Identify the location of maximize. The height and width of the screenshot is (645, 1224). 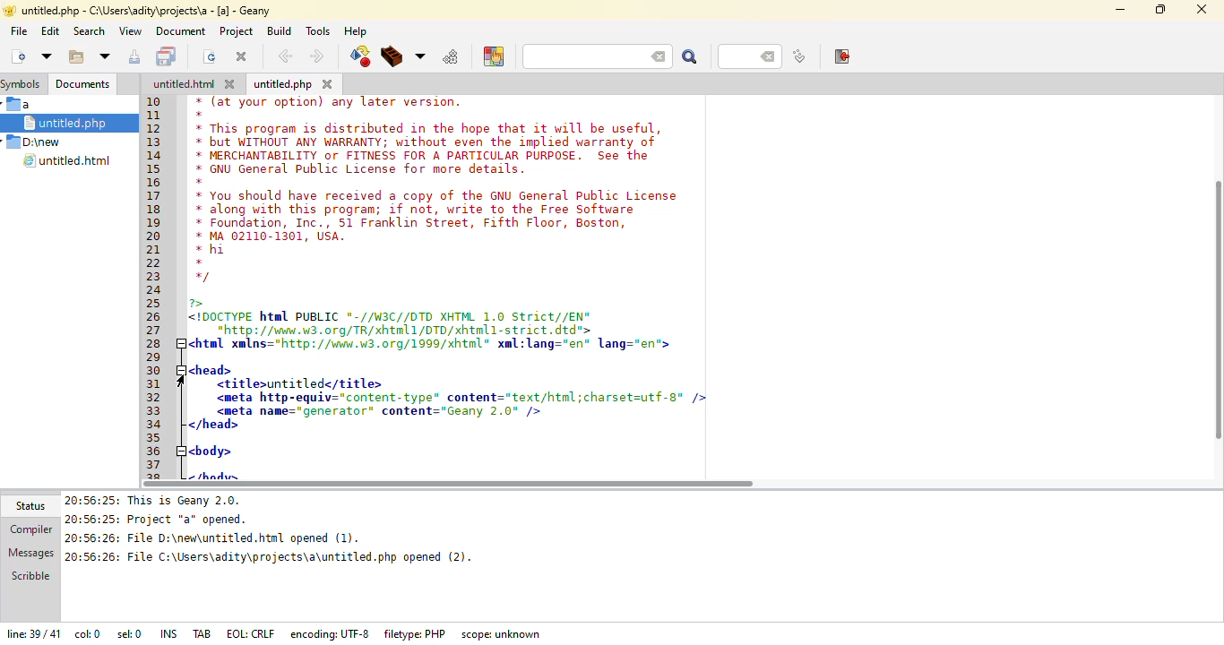
(1160, 8).